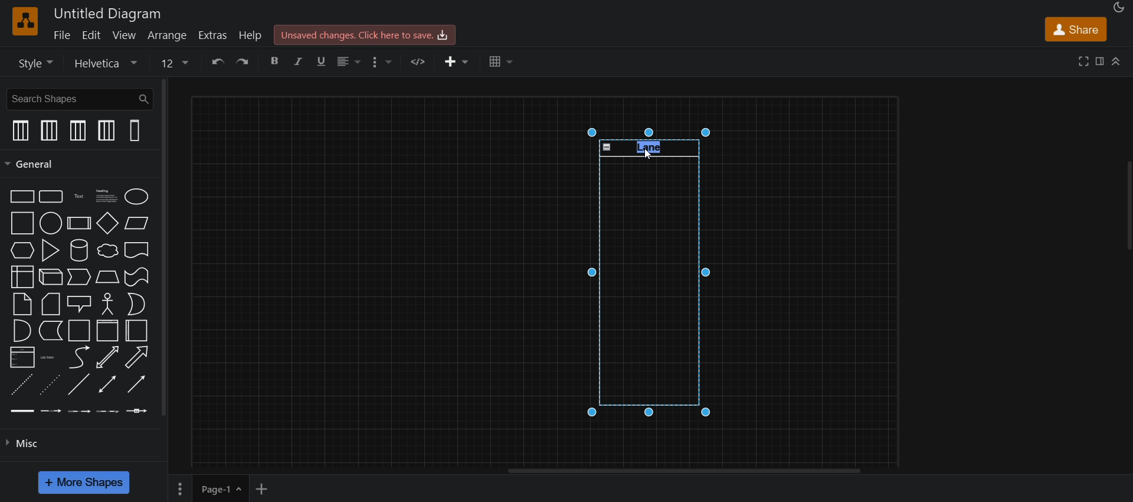 Image resolution: width=1133 pixels, height=502 pixels. What do you see at coordinates (105, 278) in the screenshot?
I see `trapezoind` at bounding box center [105, 278].